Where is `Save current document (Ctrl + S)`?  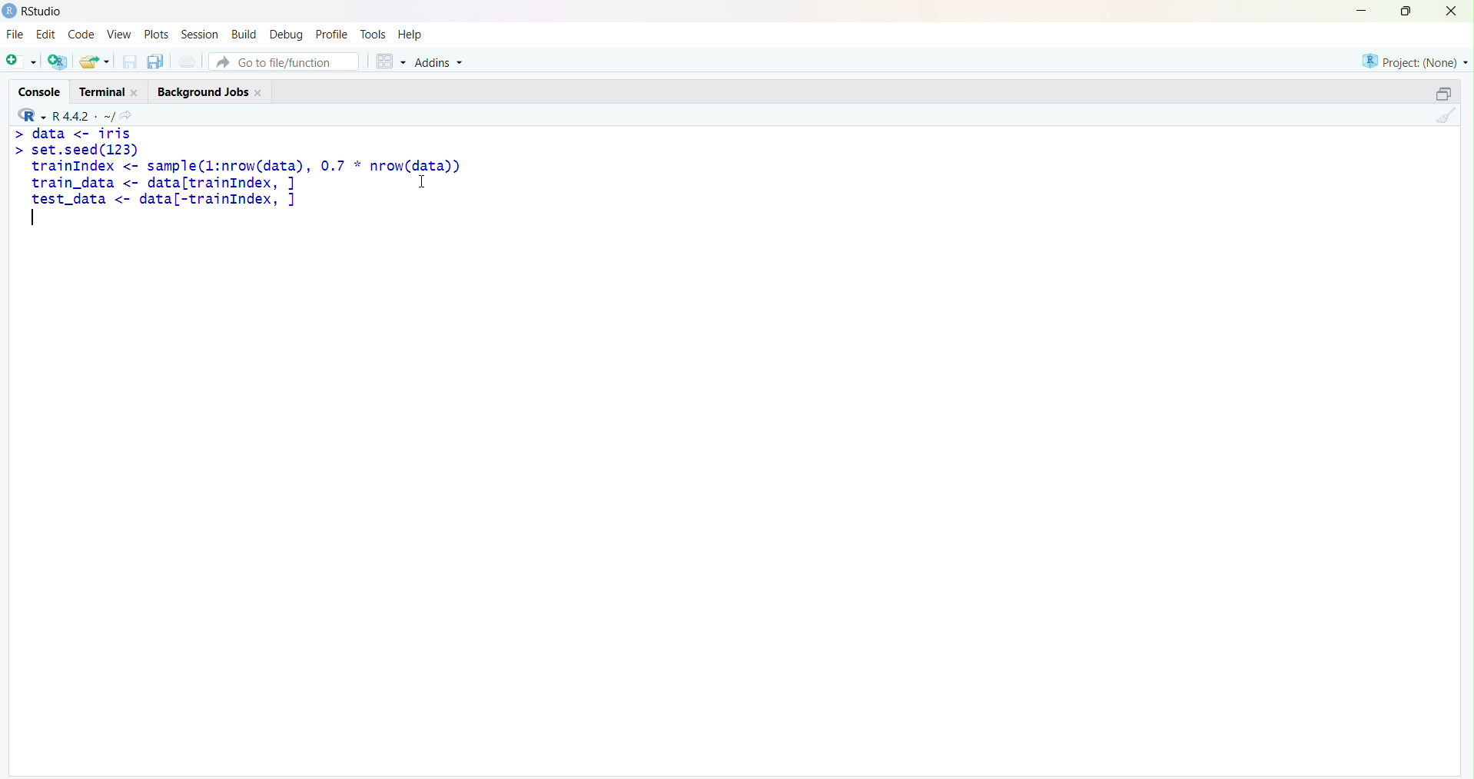
Save current document (Ctrl + S) is located at coordinates (128, 62).